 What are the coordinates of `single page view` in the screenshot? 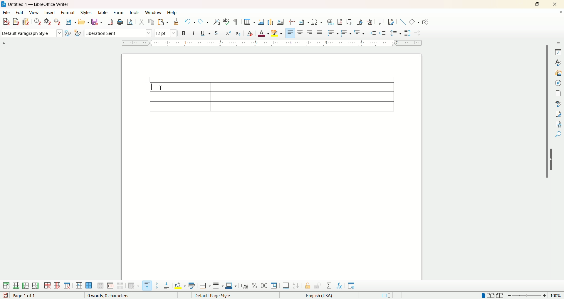 It's located at (483, 295).